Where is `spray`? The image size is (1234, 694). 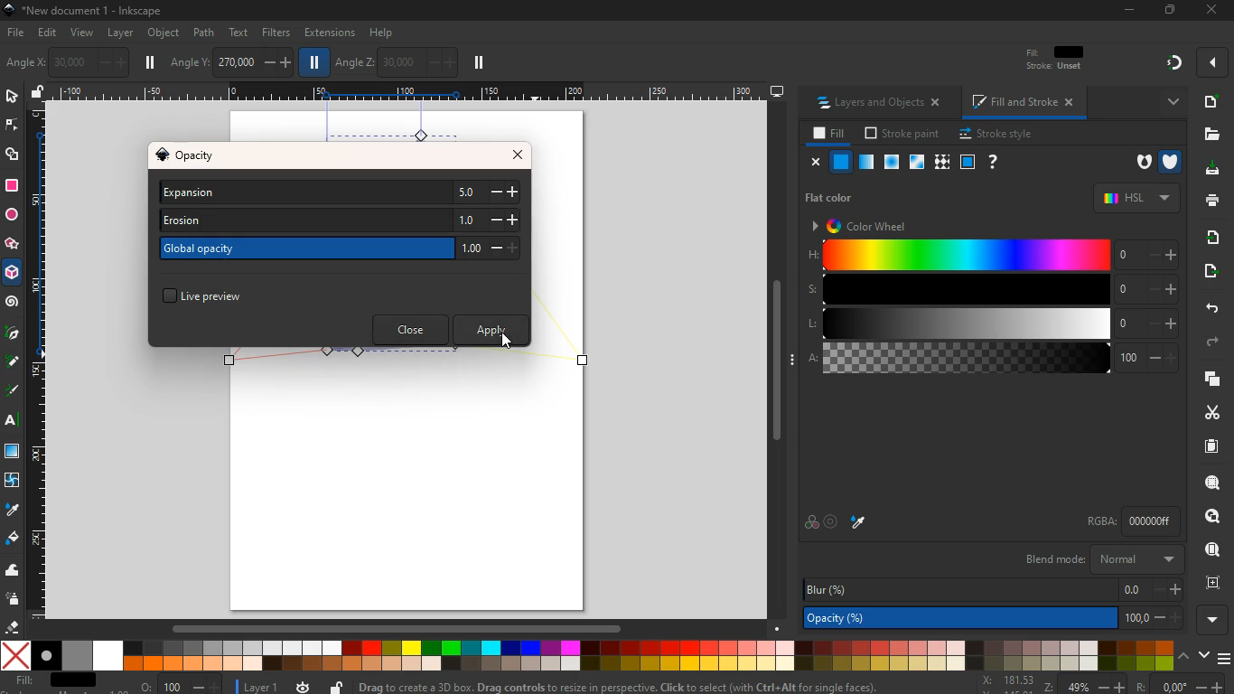 spray is located at coordinates (14, 600).